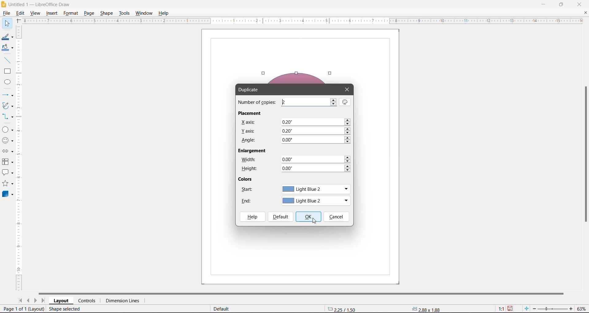  Describe the element at coordinates (249, 141) in the screenshot. I see `Angle` at that location.